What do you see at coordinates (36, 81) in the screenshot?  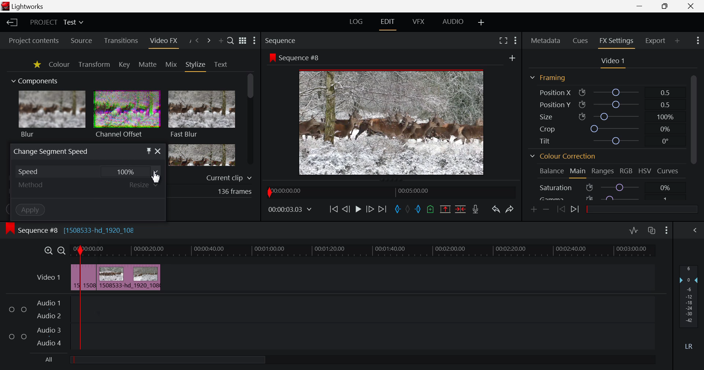 I see `Components` at bounding box center [36, 81].